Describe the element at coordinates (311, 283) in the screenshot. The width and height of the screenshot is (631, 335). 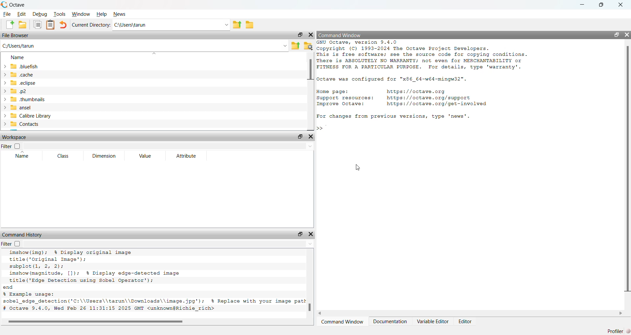
I see `vertical scroll bar` at that location.